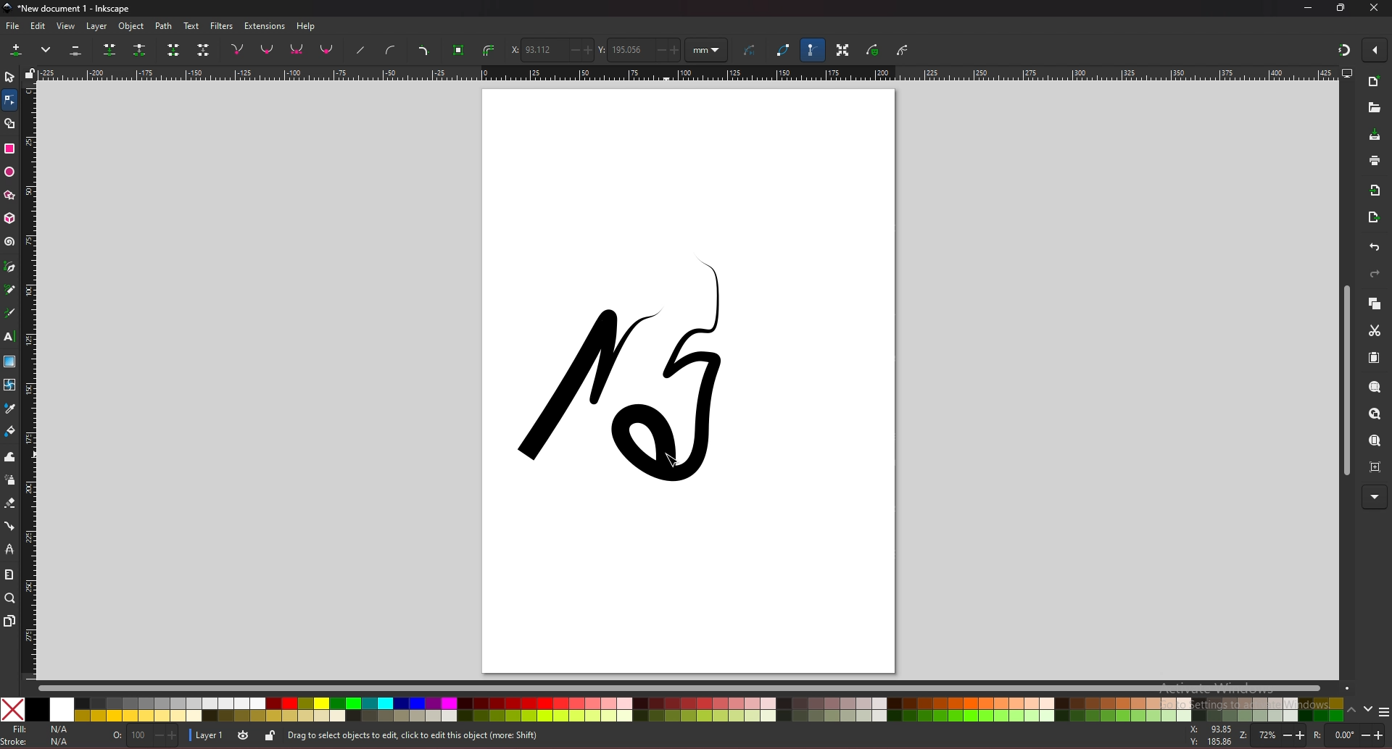 This screenshot has width=1392, height=749. I want to click on open, so click(1374, 108).